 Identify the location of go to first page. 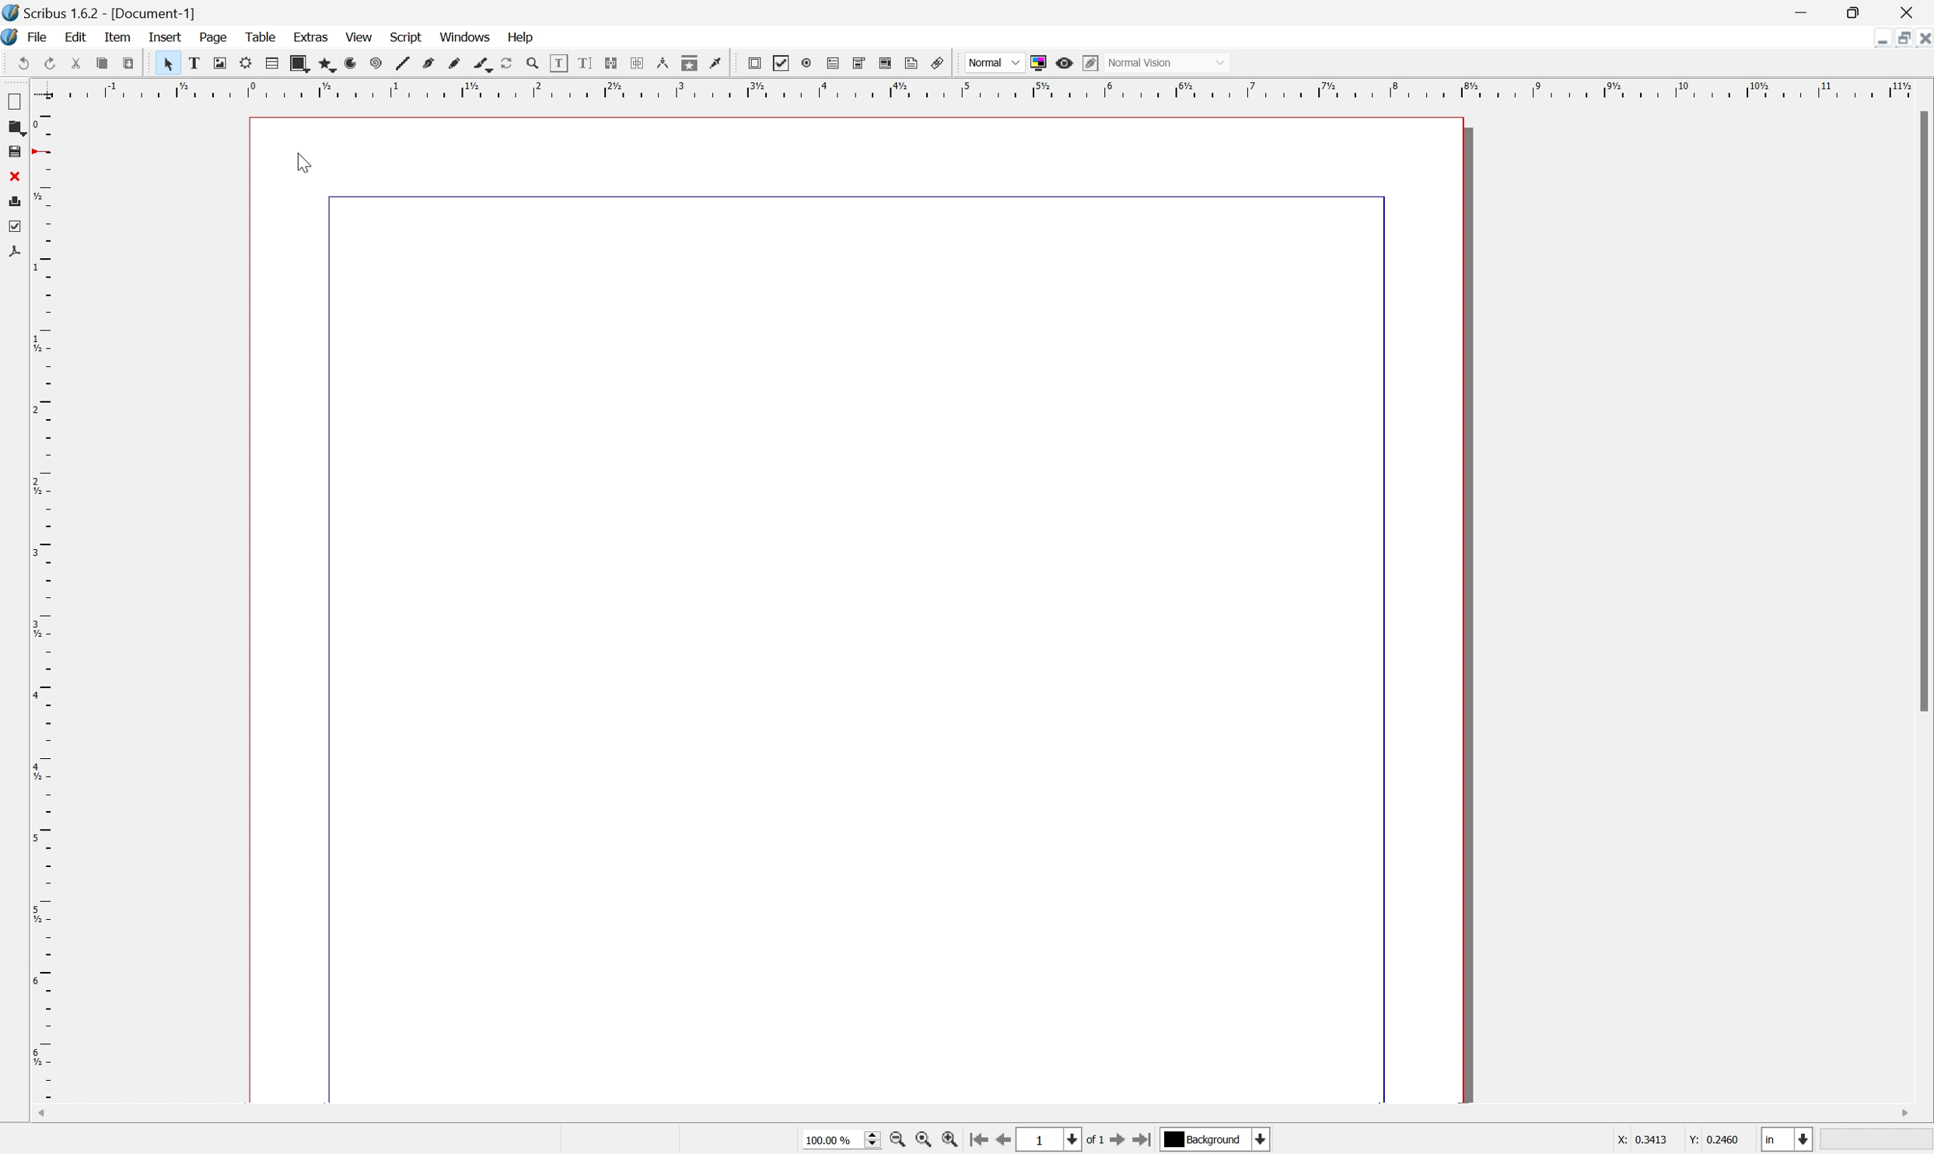
(976, 1140).